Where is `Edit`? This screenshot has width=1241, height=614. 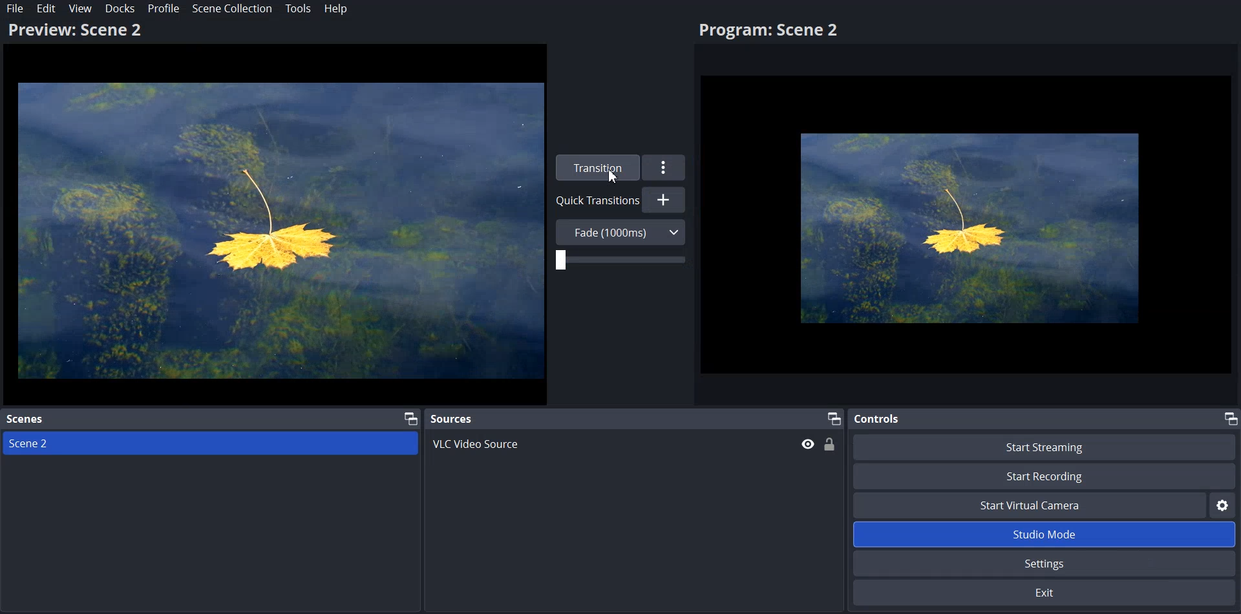 Edit is located at coordinates (46, 9).